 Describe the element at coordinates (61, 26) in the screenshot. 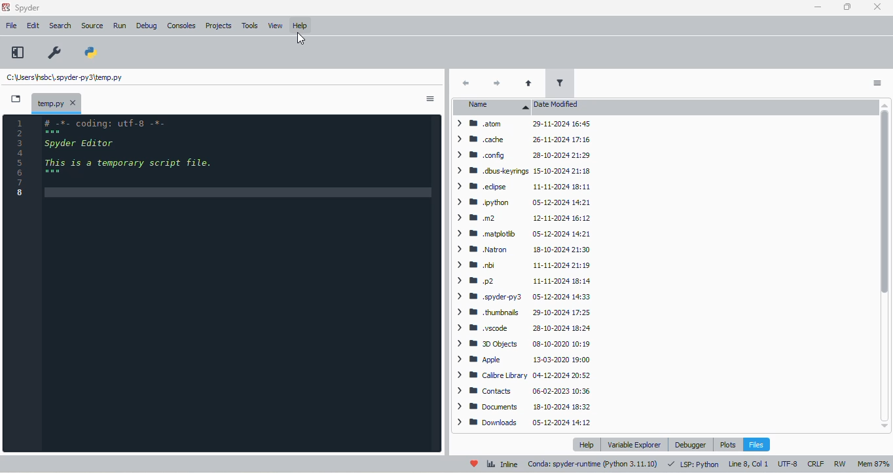

I see `search` at that location.